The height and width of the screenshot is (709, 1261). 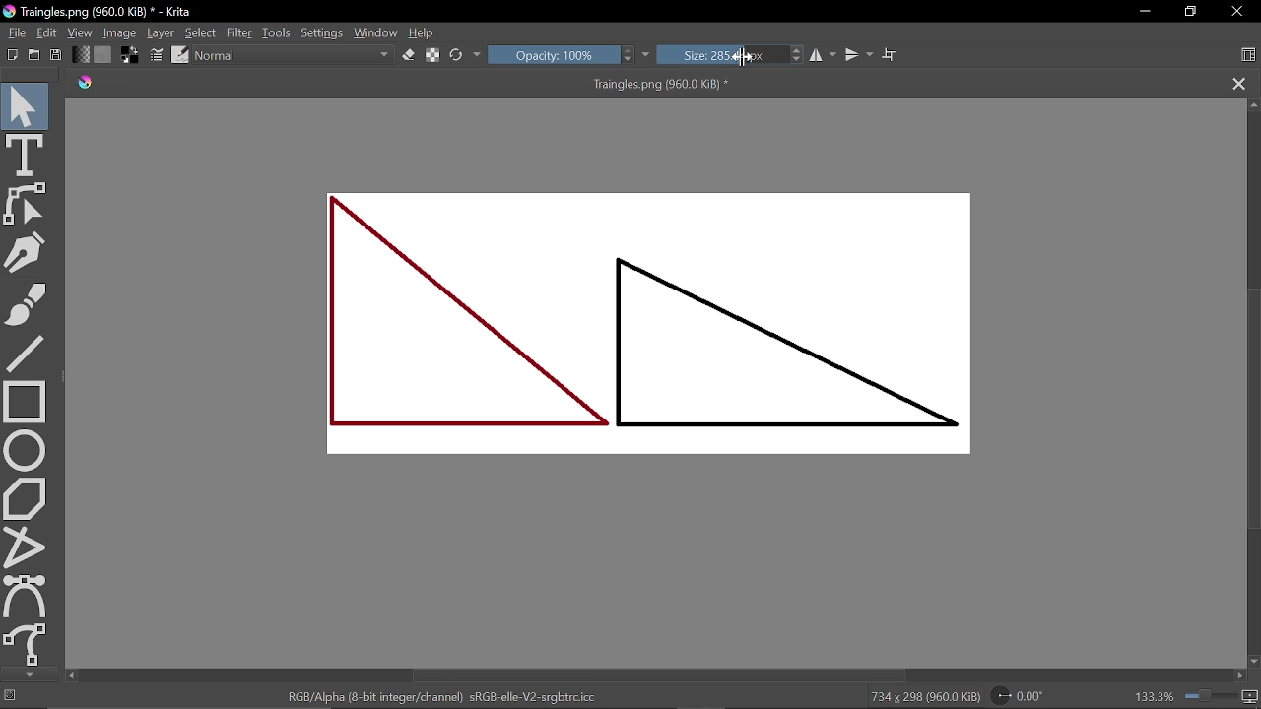 What do you see at coordinates (722, 54) in the screenshot?
I see `Size: 285.44 px` at bounding box center [722, 54].